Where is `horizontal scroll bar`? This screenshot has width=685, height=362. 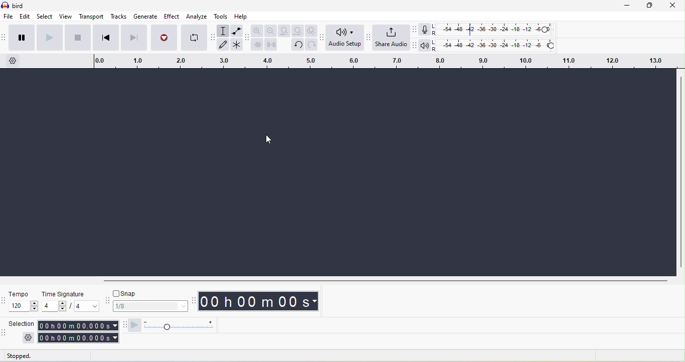 horizontal scroll bar is located at coordinates (384, 282).